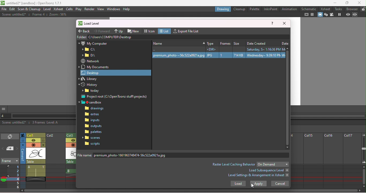  Describe the element at coordinates (352, 9) in the screenshot. I see `Browser` at that location.